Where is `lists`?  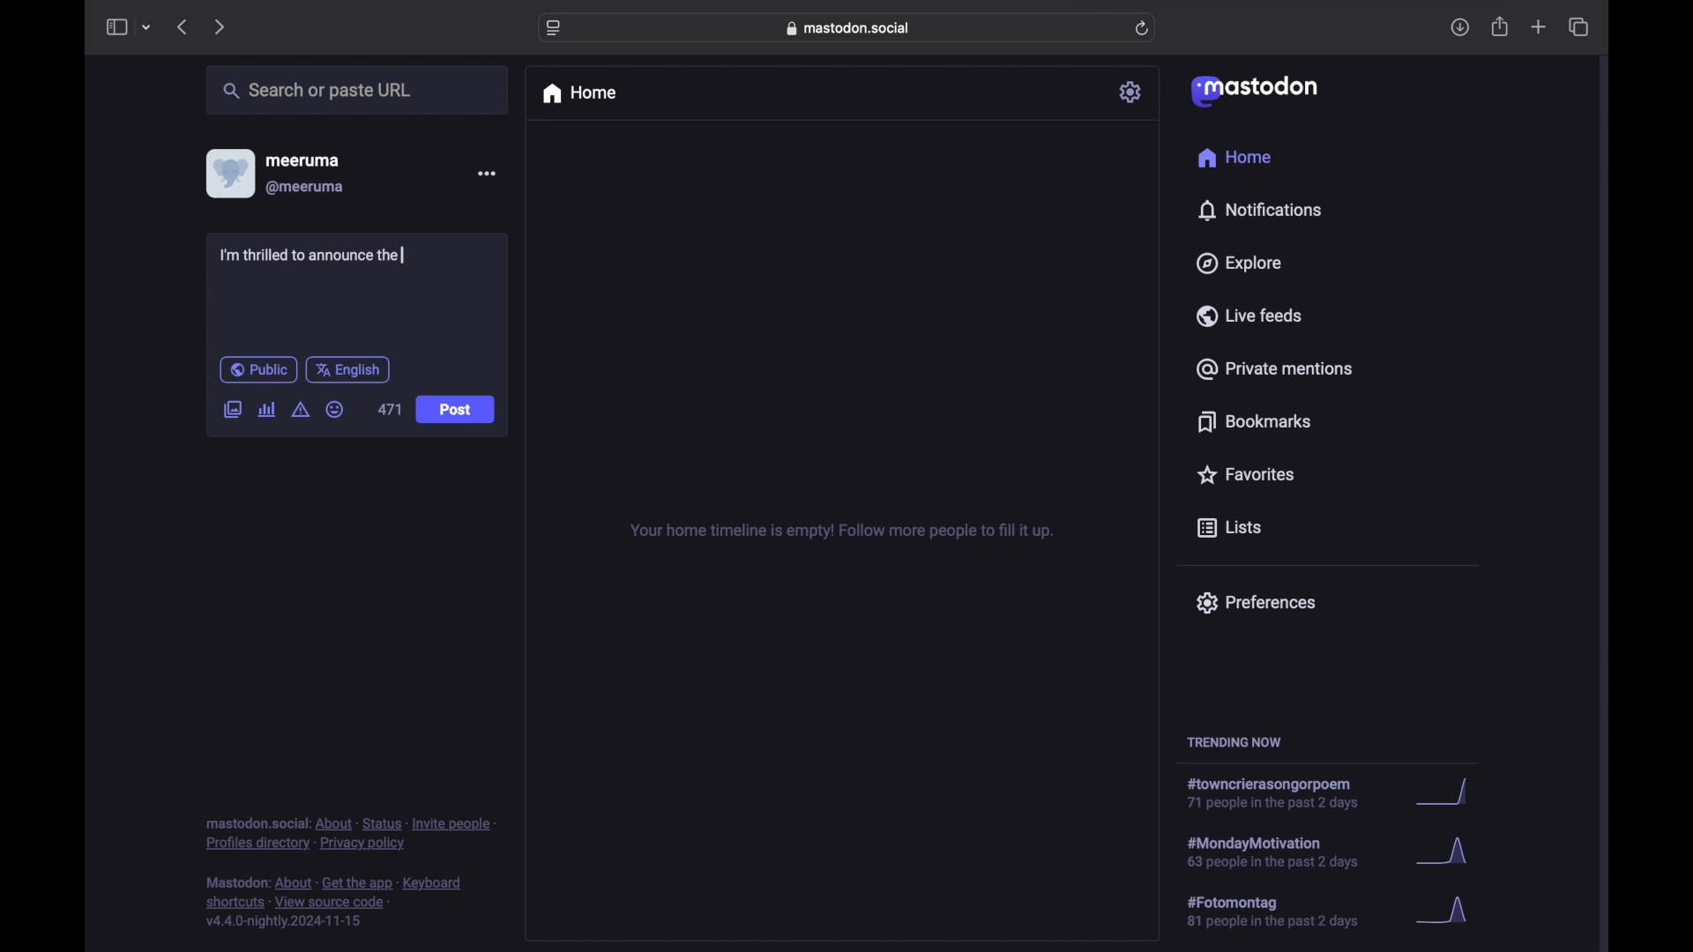 lists is located at coordinates (1229, 529).